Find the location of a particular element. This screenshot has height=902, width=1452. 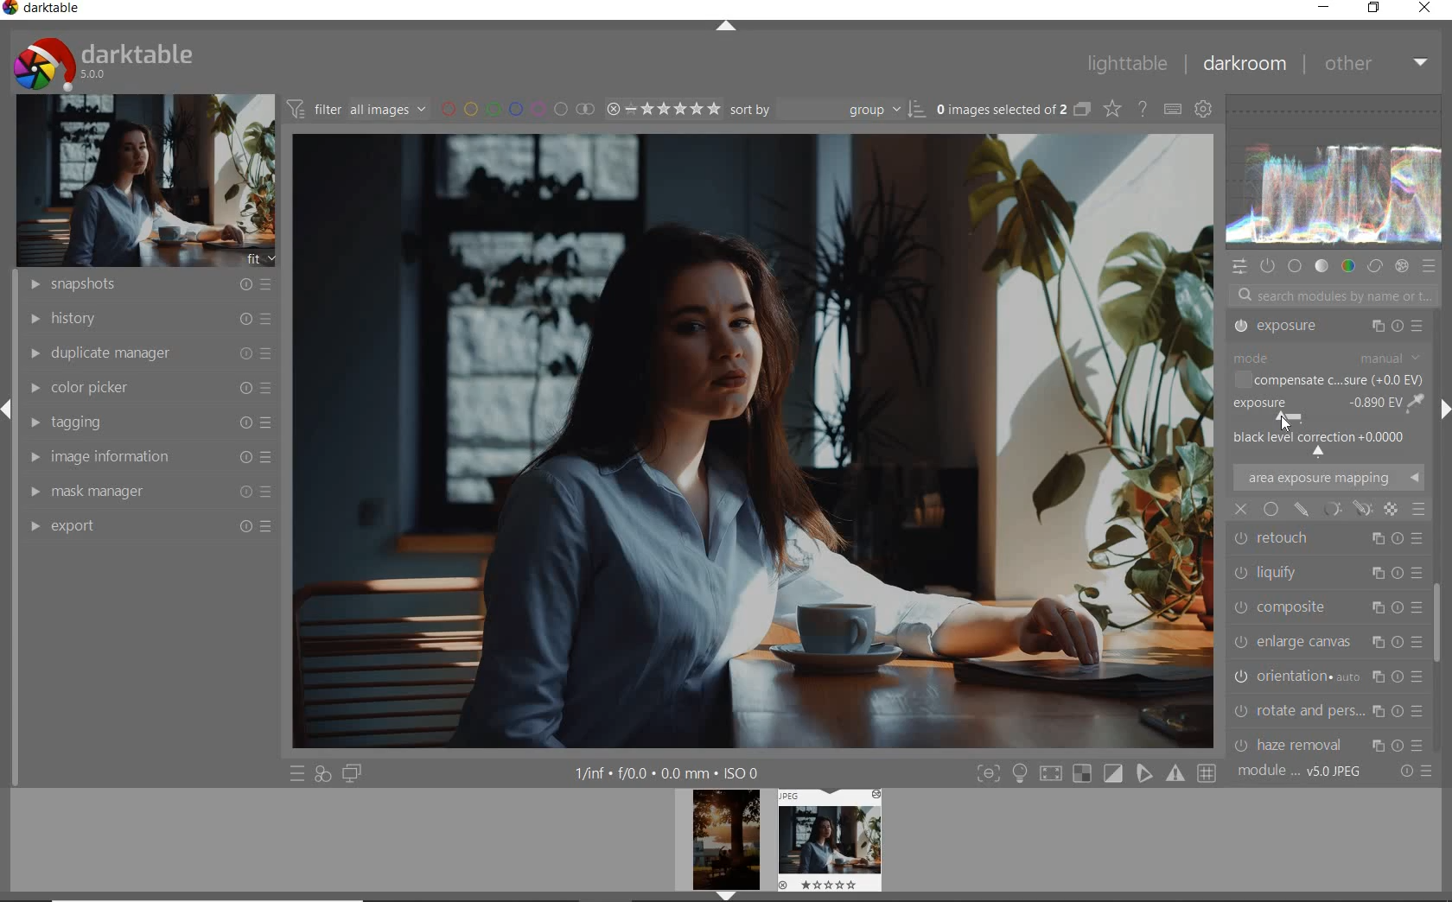

DISPLAY A SECOND DARKROOM IMAGE WINDOW is located at coordinates (353, 774).